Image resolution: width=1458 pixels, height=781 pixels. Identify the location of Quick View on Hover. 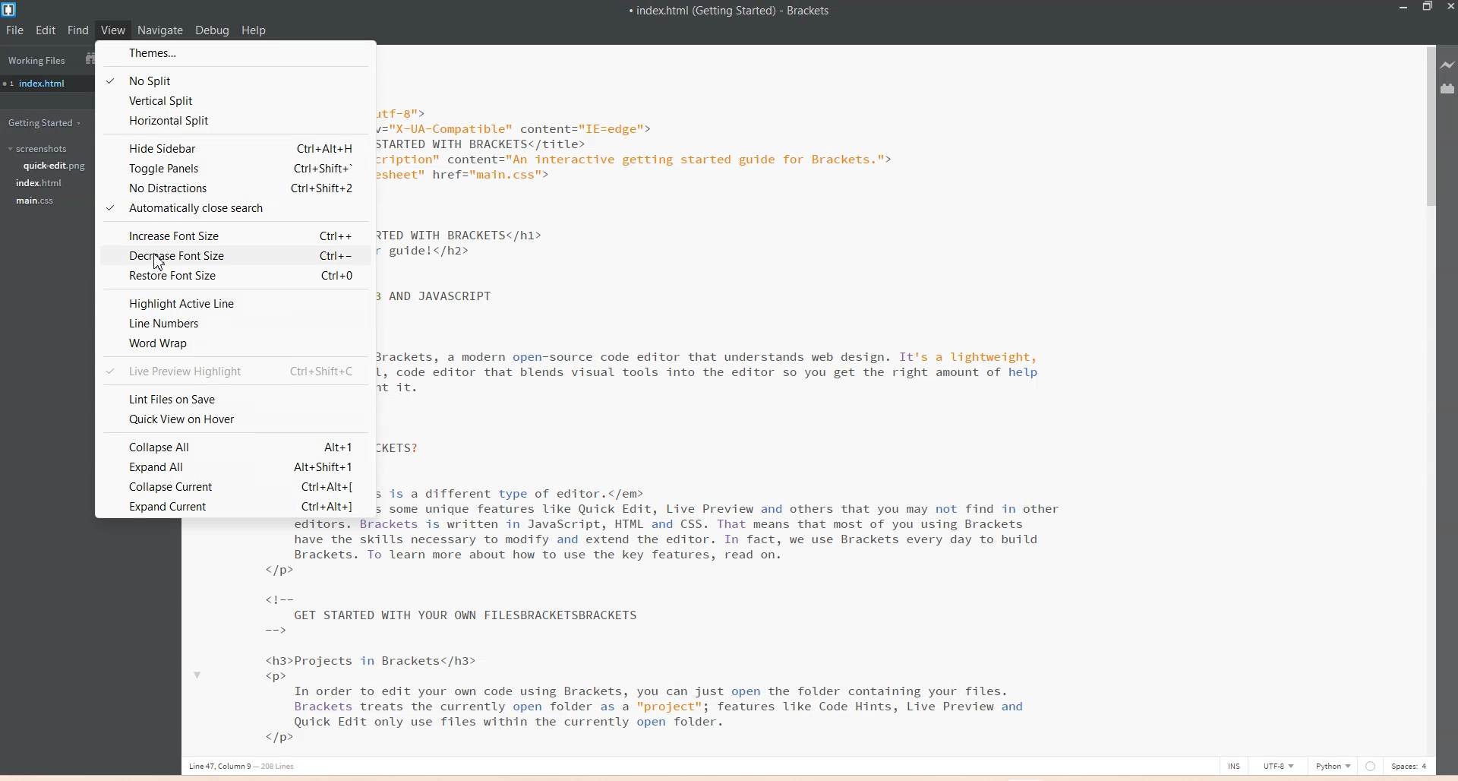
(237, 419).